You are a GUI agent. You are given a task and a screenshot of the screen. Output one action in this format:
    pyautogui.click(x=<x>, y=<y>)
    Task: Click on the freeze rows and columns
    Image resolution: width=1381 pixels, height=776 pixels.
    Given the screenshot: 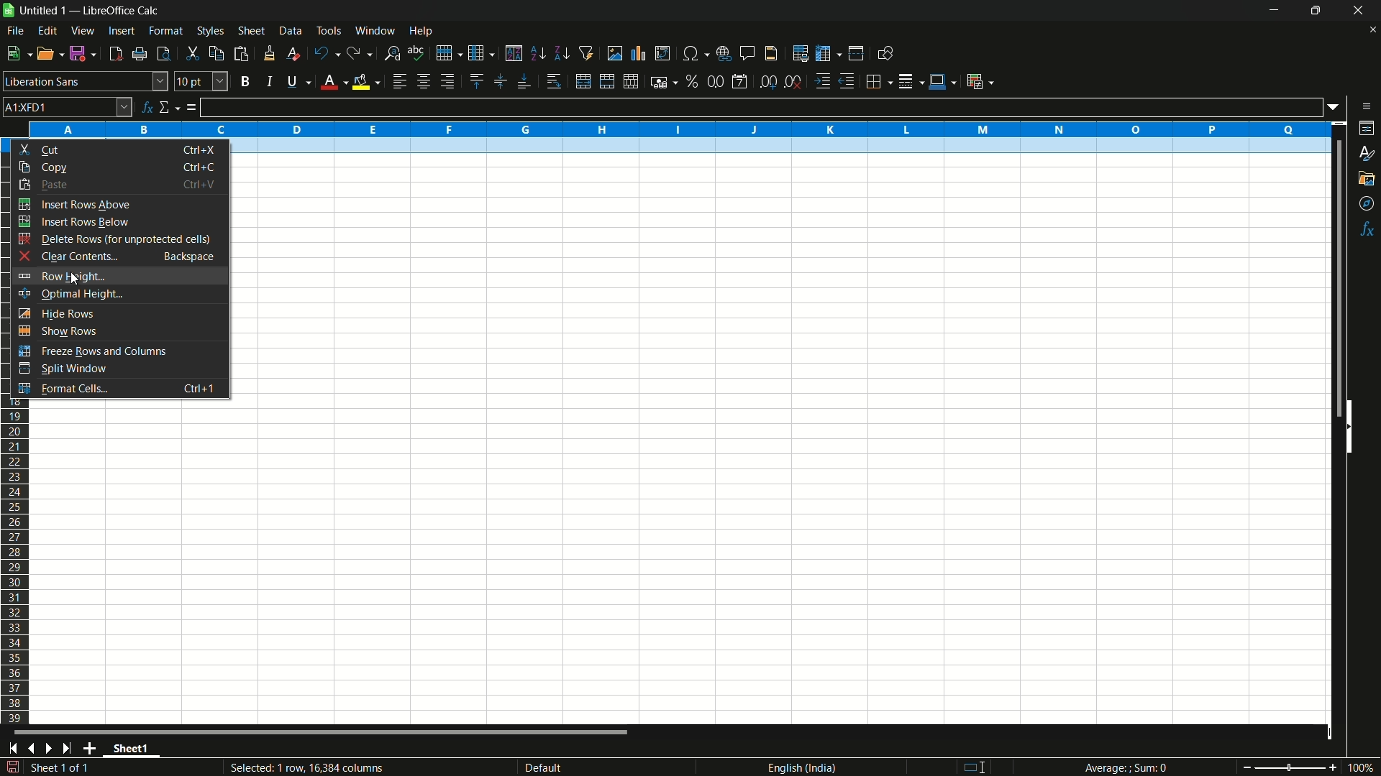 What is the action you would take?
    pyautogui.click(x=119, y=351)
    